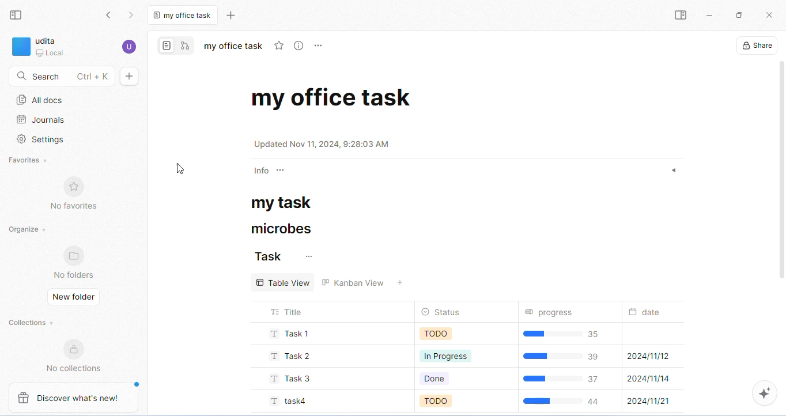  What do you see at coordinates (74, 191) in the screenshot?
I see `no favorites` at bounding box center [74, 191].